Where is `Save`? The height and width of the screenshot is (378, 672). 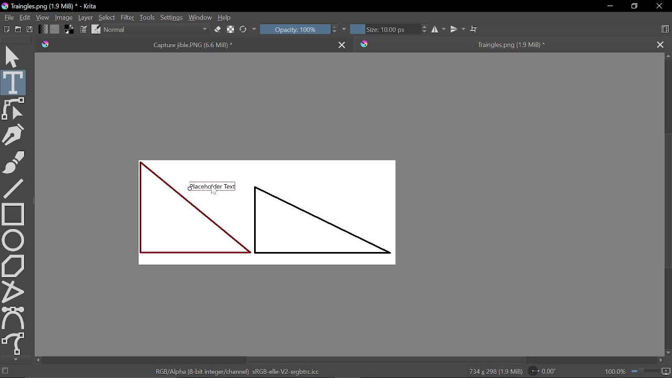
Save is located at coordinates (30, 28).